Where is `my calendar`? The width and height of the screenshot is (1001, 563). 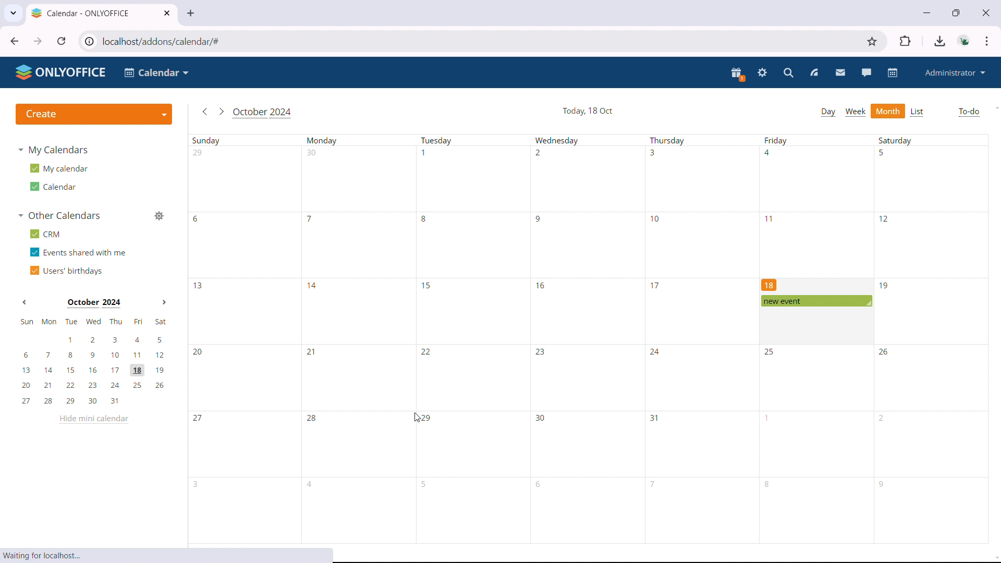
my calendar is located at coordinates (58, 168).